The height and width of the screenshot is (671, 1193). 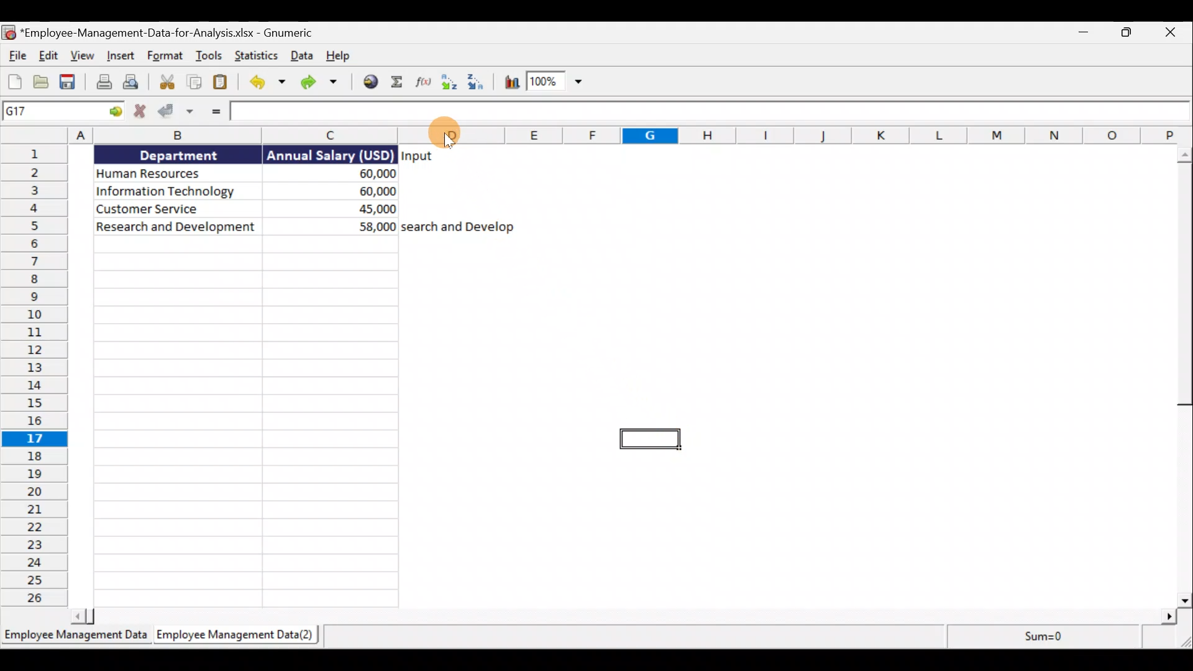 I want to click on Enter formula, so click(x=214, y=112).